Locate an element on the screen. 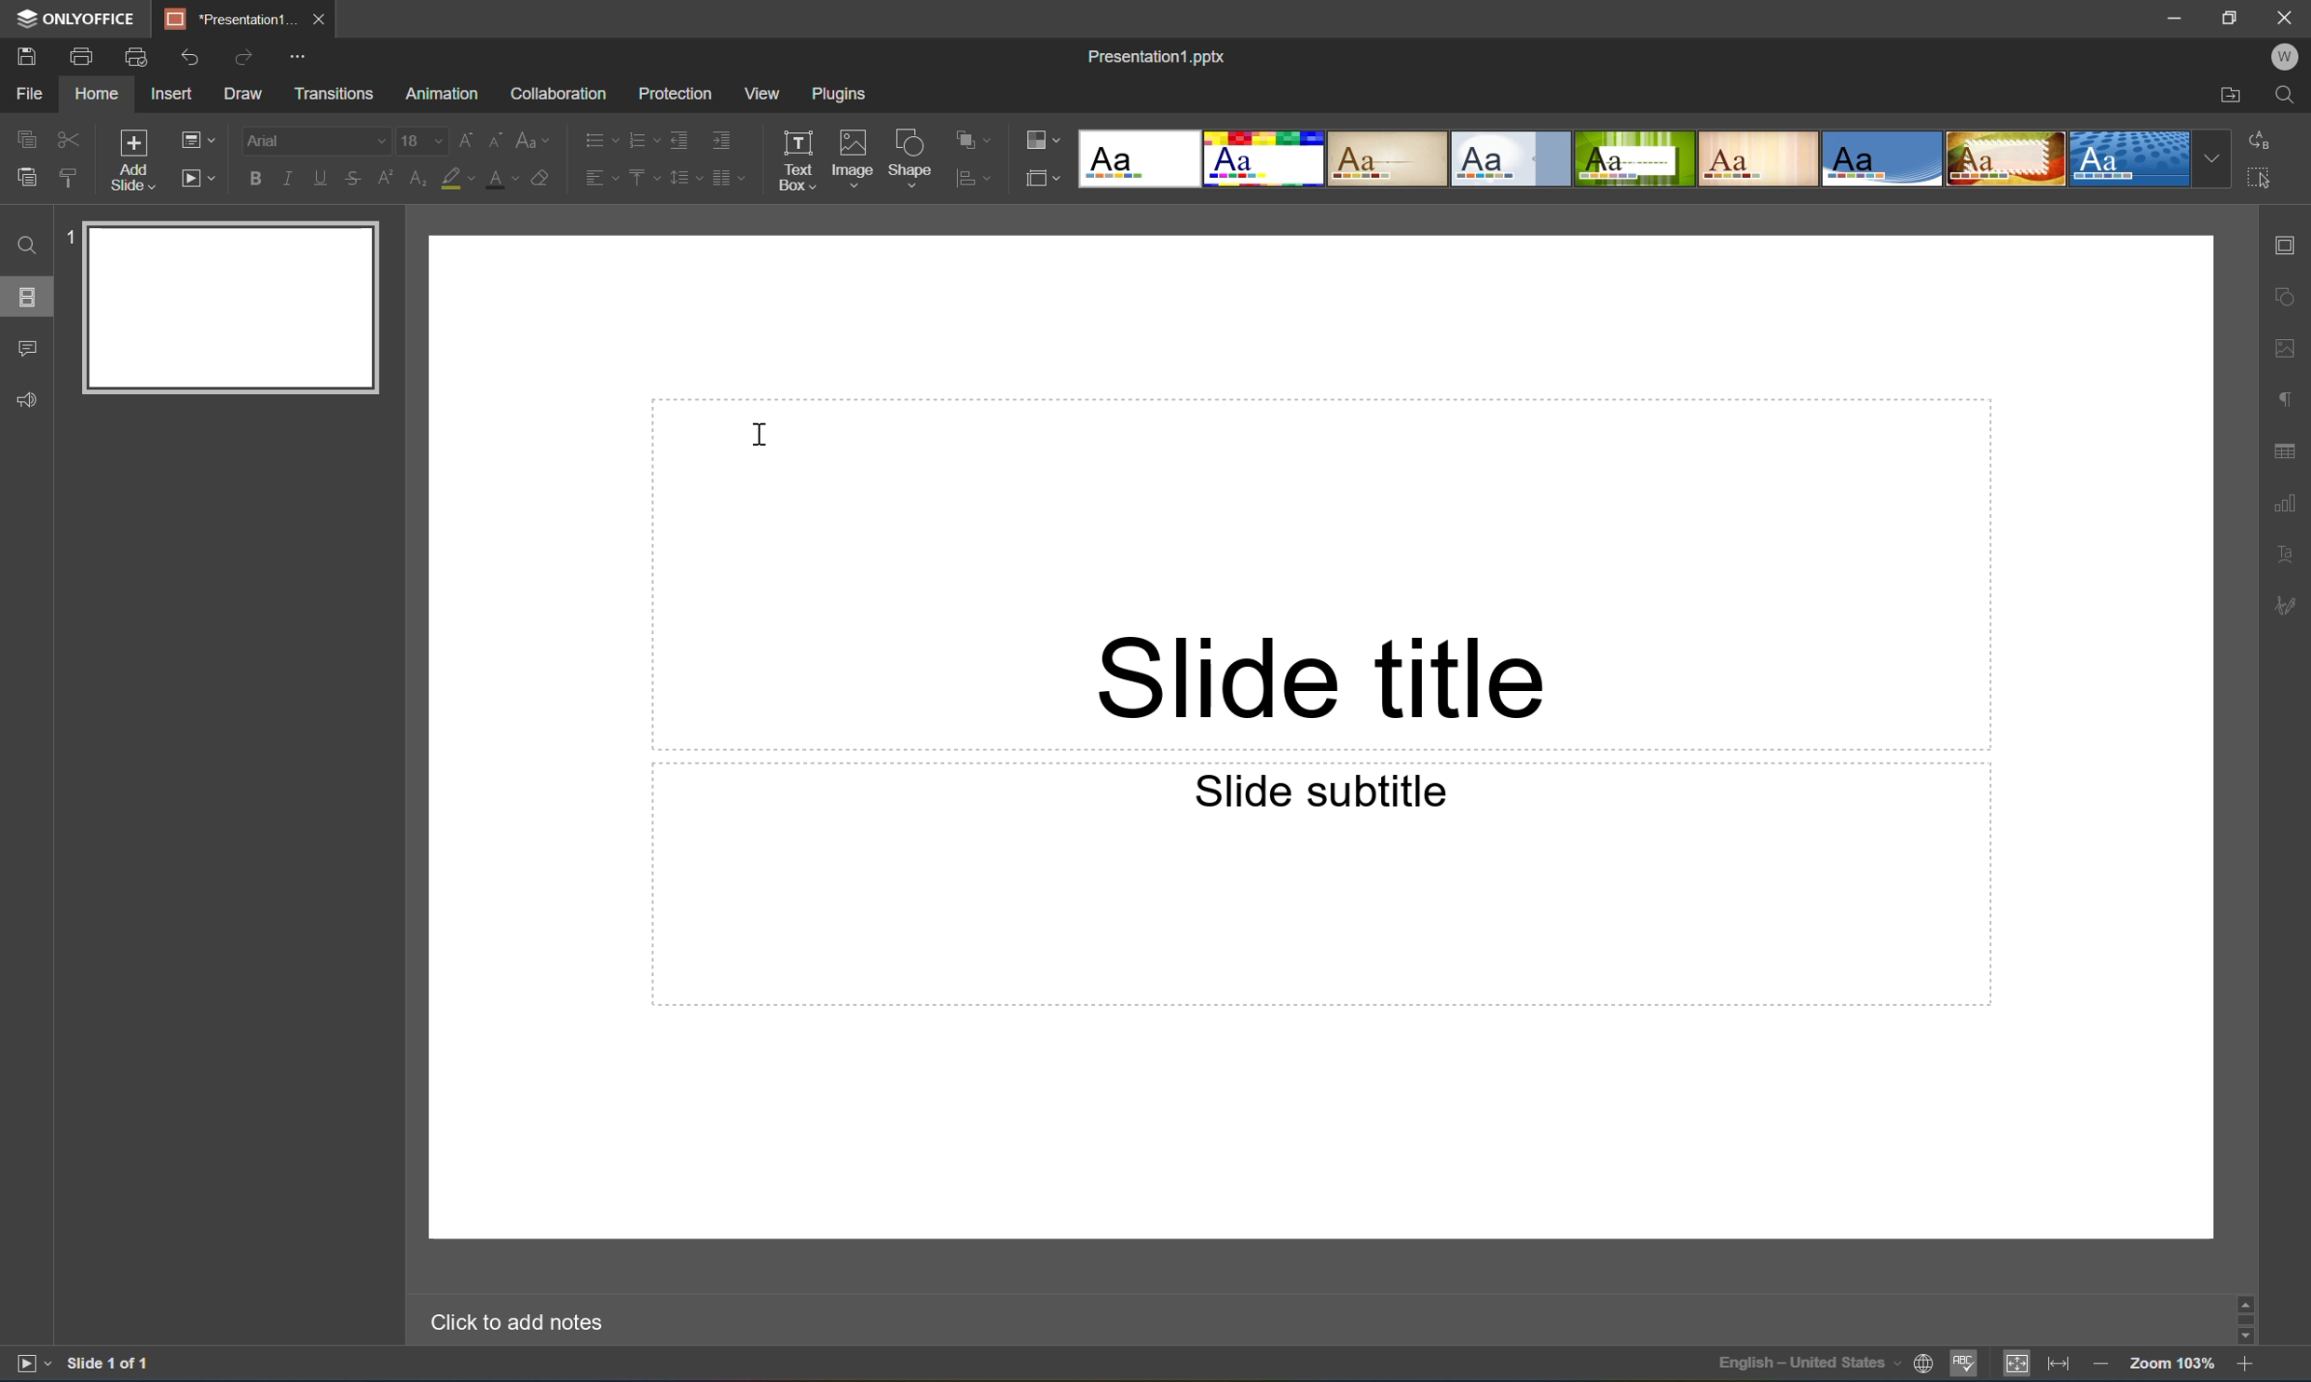 The height and width of the screenshot is (1382, 2311). Change slide layout is located at coordinates (194, 139).